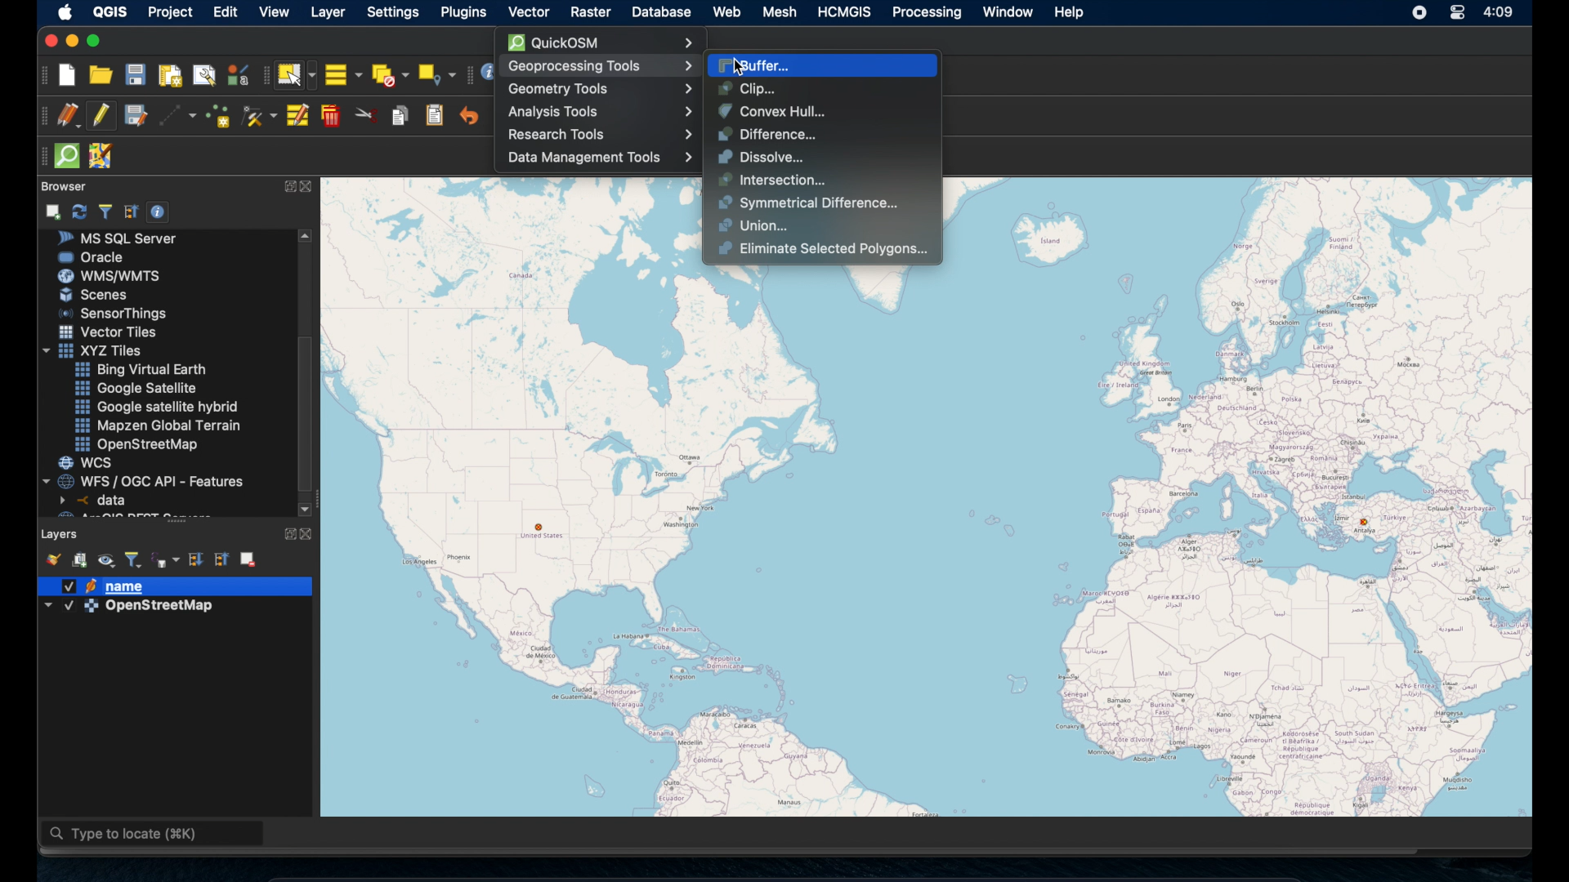 The image size is (1569, 882). I want to click on paste features, so click(435, 114).